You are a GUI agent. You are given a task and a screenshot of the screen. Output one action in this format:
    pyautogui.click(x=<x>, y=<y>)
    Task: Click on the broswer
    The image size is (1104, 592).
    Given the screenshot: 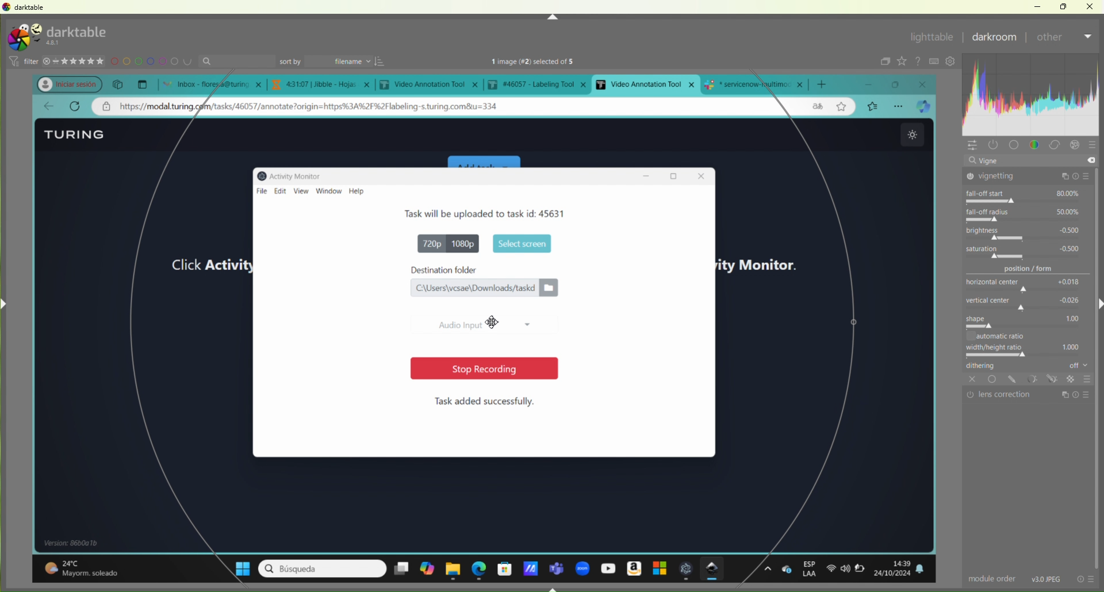 What is the action you would take?
    pyautogui.click(x=926, y=107)
    